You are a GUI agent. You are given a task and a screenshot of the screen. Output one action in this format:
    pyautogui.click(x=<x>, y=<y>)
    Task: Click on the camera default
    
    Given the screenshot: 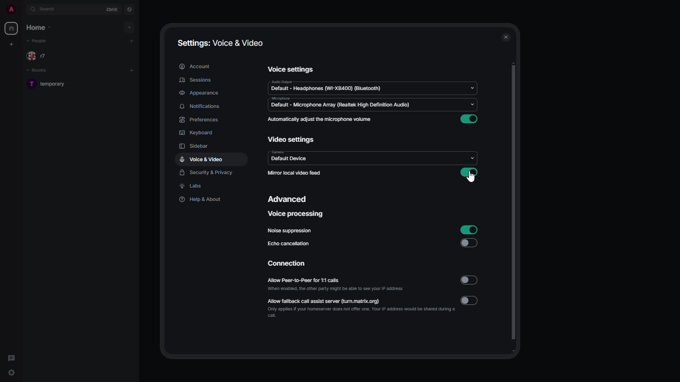 What is the action you would take?
    pyautogui.click(x=291, y=156)
    